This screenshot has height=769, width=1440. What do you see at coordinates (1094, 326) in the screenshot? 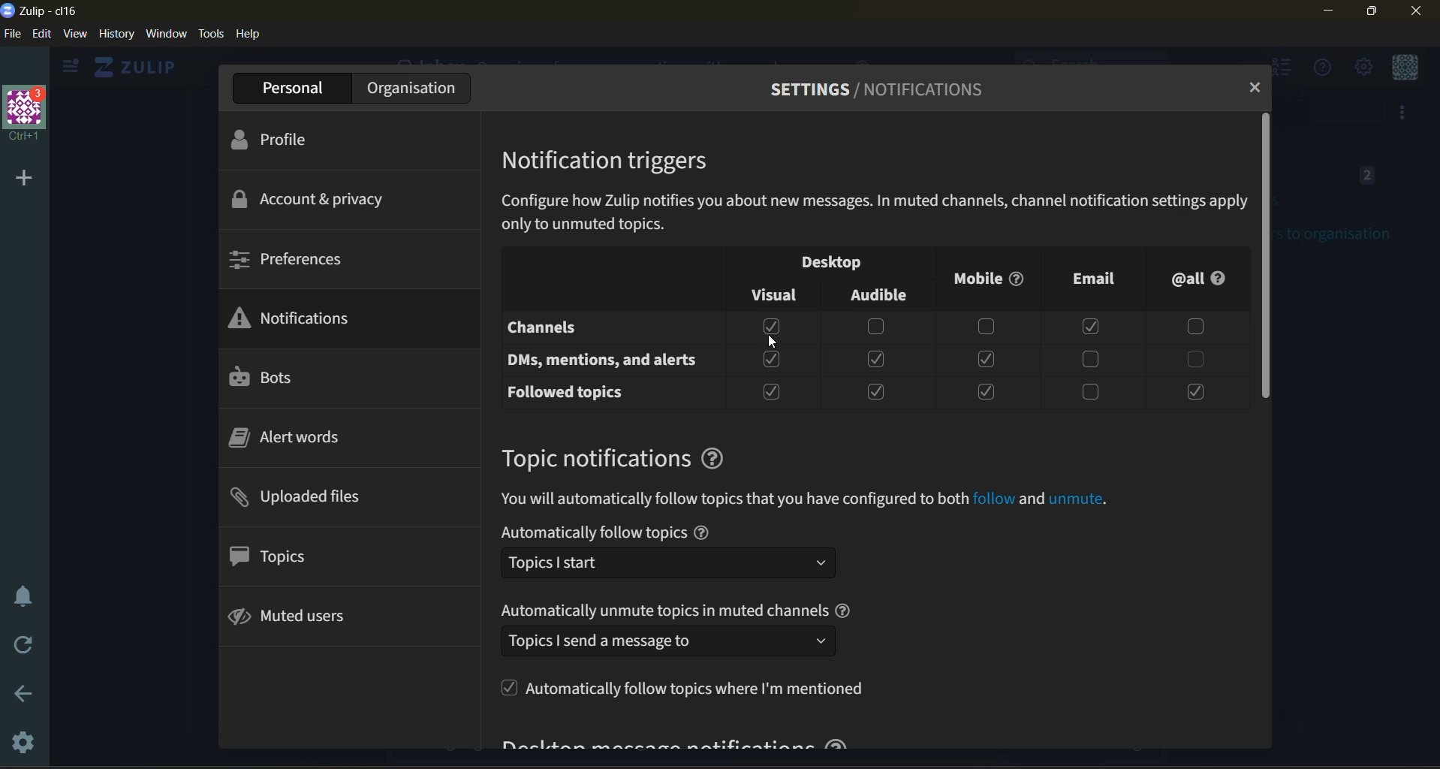
I see `checkbox` at bounding box center [1094, 326].